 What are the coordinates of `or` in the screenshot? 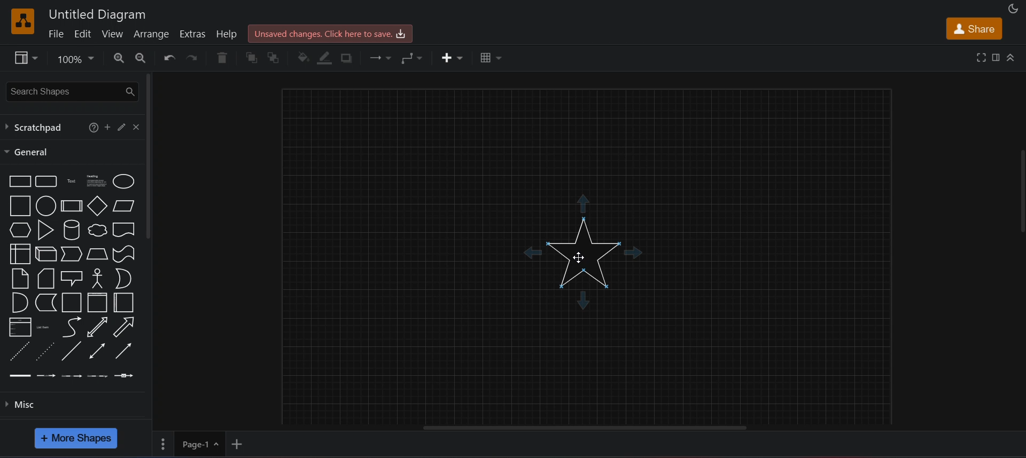 It's located at (124, 278).